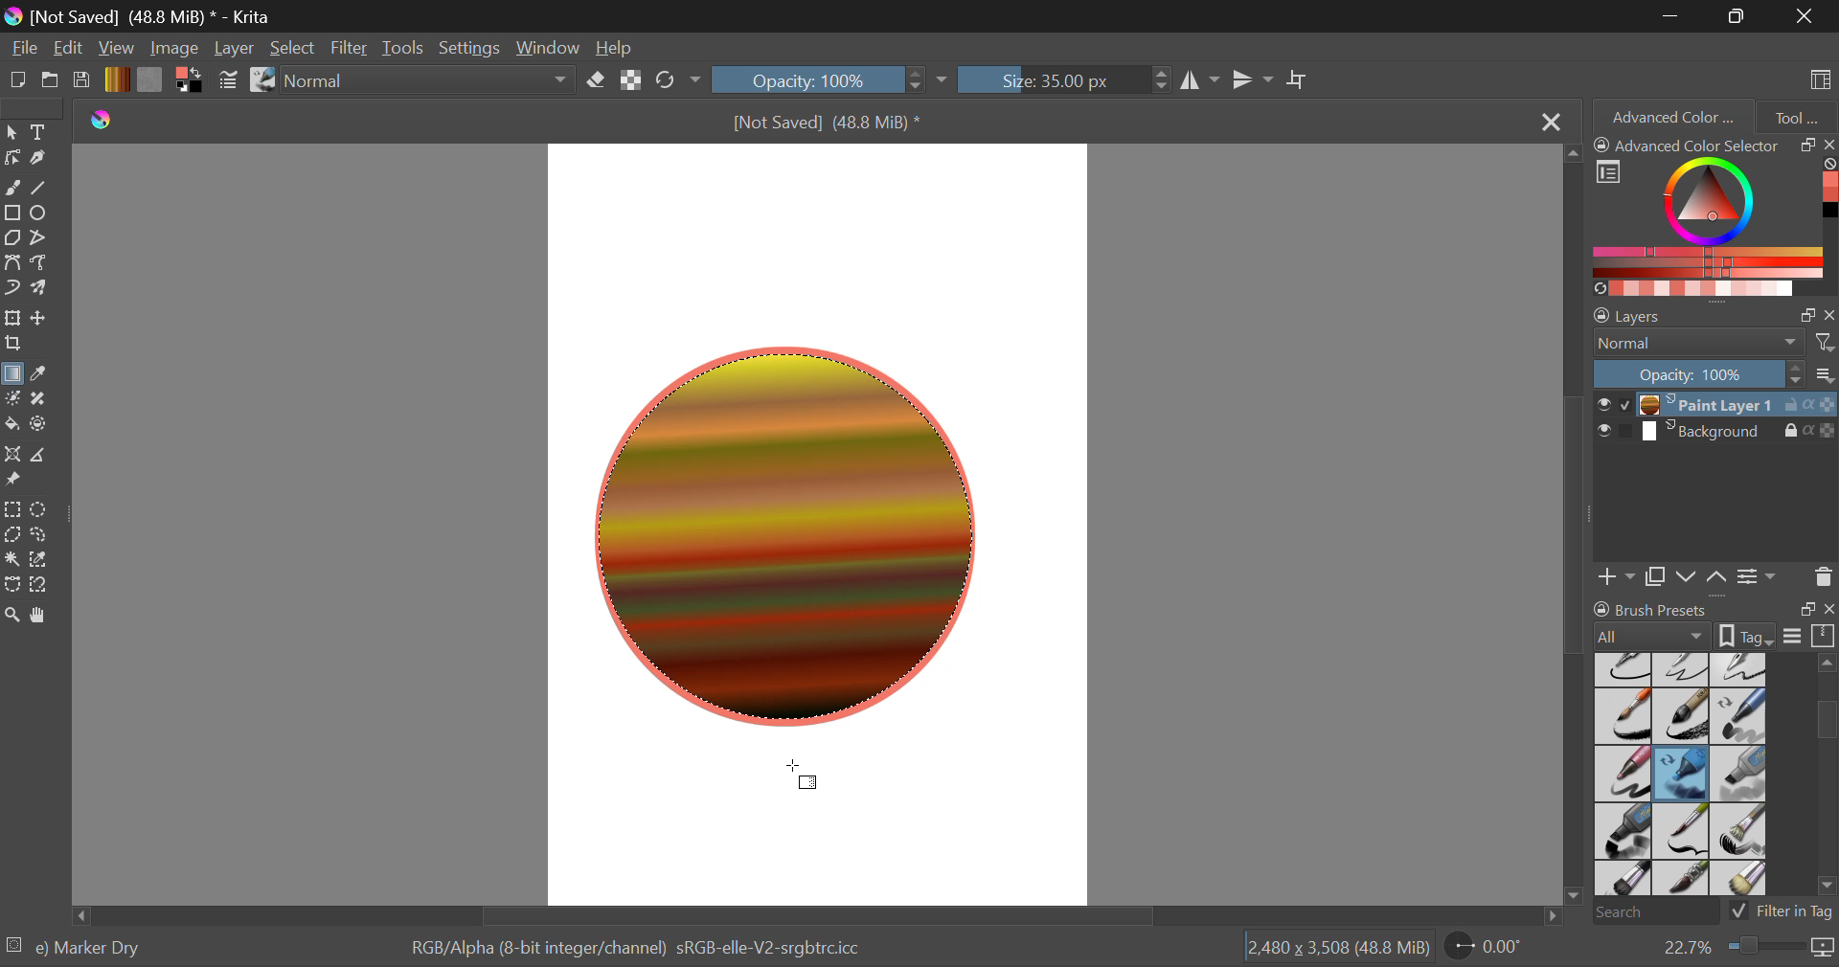  I want to click on Preserve Alpha, so click(630, 80).